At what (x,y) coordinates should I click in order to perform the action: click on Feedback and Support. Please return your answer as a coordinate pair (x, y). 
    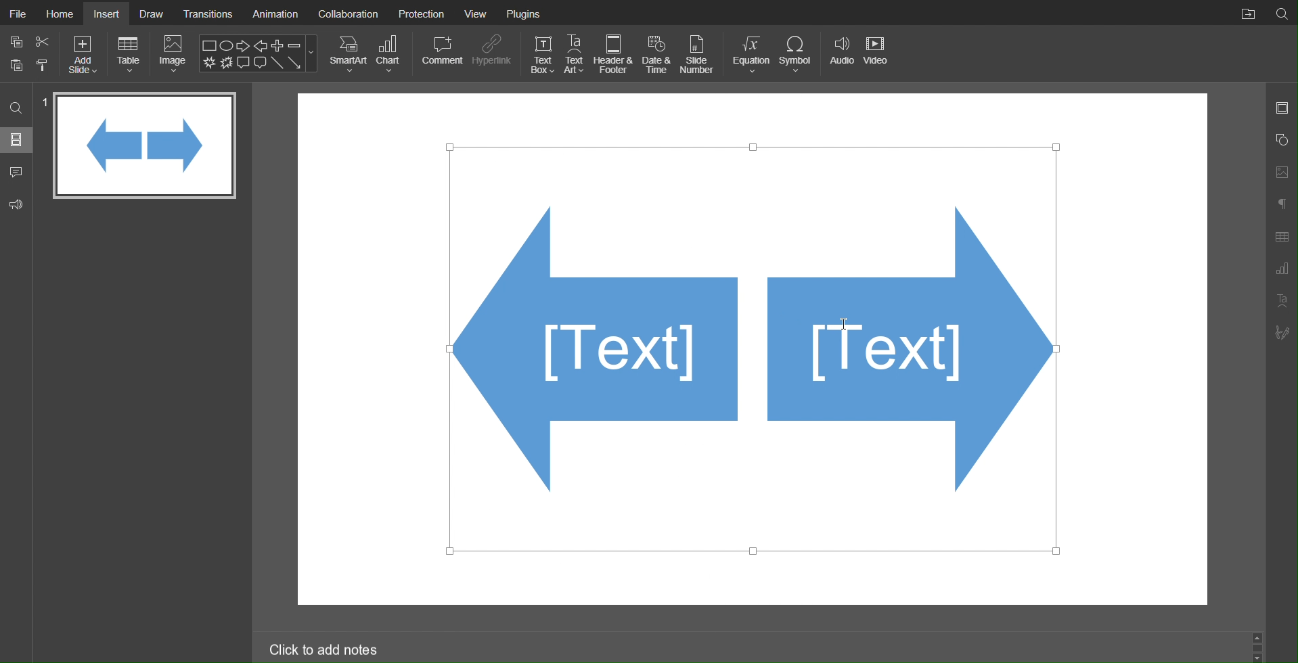
    Looking at the image, I should click on (17, 202).